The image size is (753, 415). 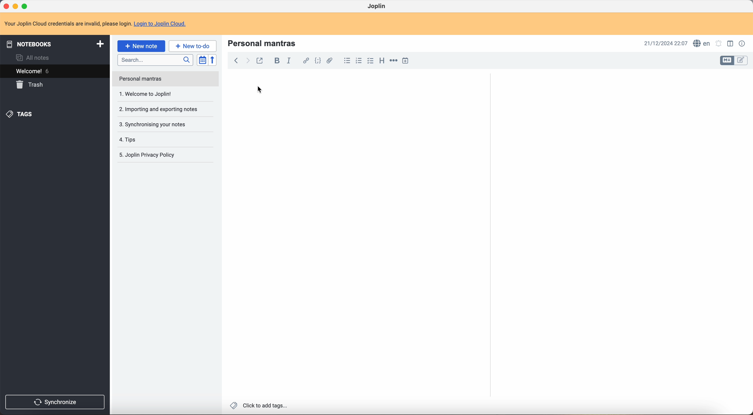 I want to click on checkbox, so click(x=370, y=61).